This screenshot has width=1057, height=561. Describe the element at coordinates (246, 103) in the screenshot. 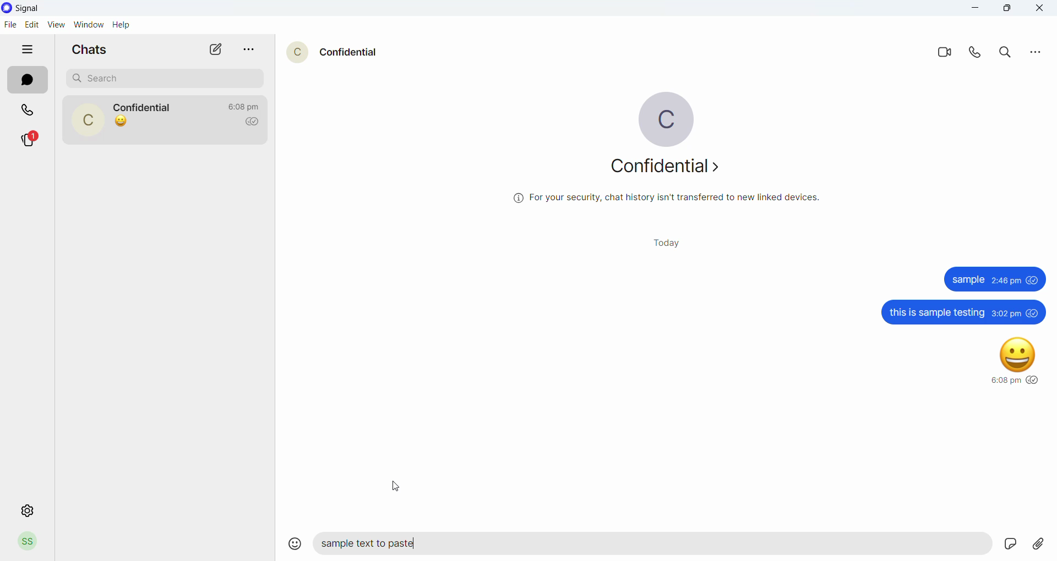

I see `last message time` at that location.